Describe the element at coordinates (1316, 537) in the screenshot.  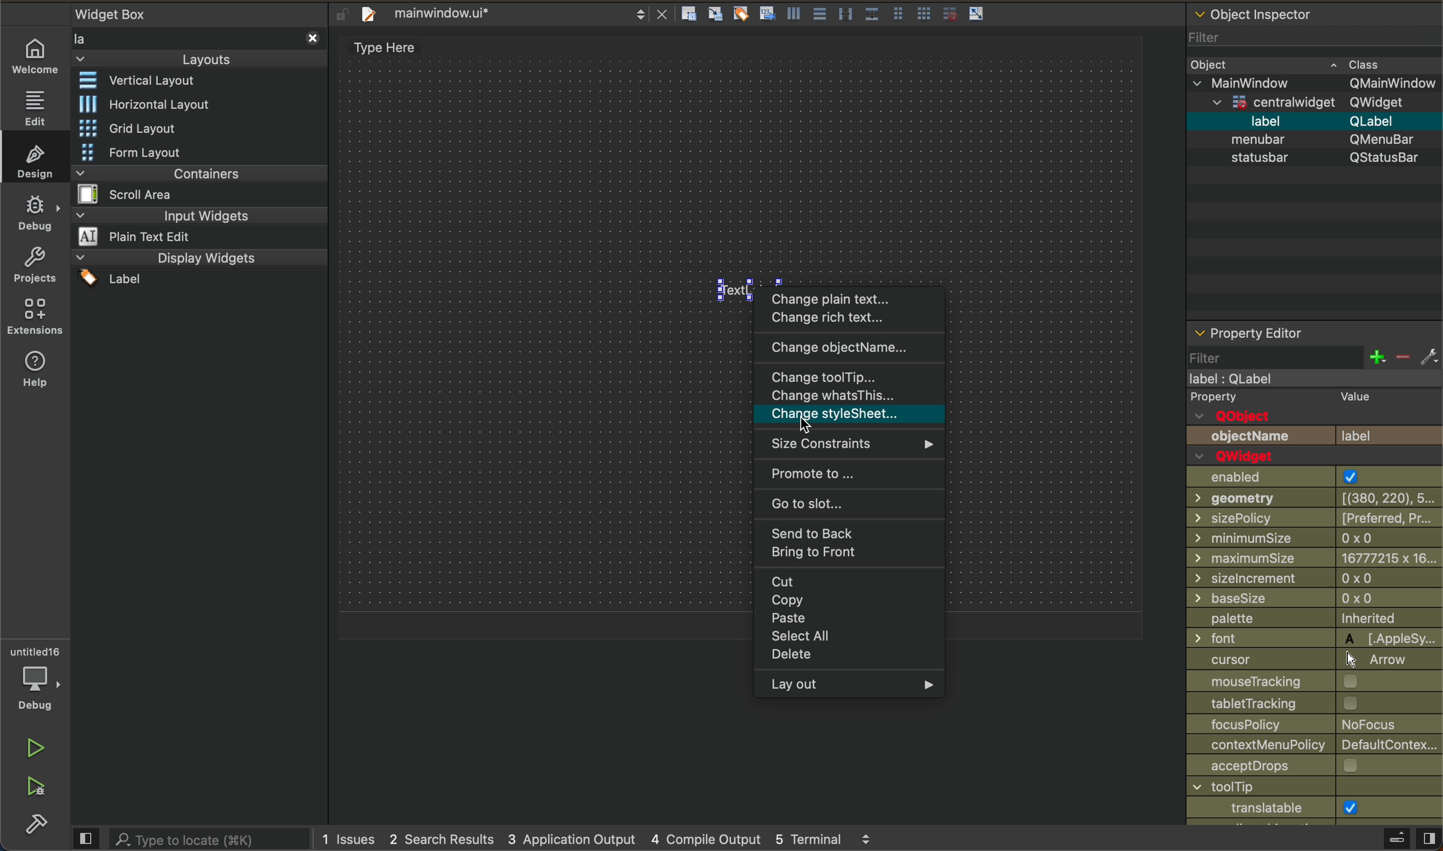
I see `min size` at that location.